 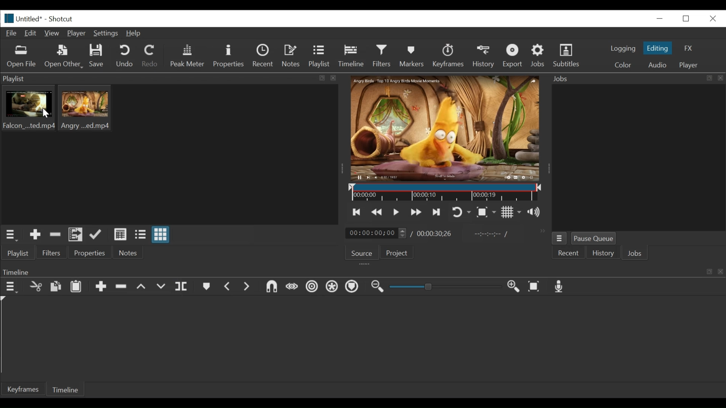 What do you see at coordinates (559, 237) in the screenshot?
I see `jobs menu` at bounding box center [559, 237].